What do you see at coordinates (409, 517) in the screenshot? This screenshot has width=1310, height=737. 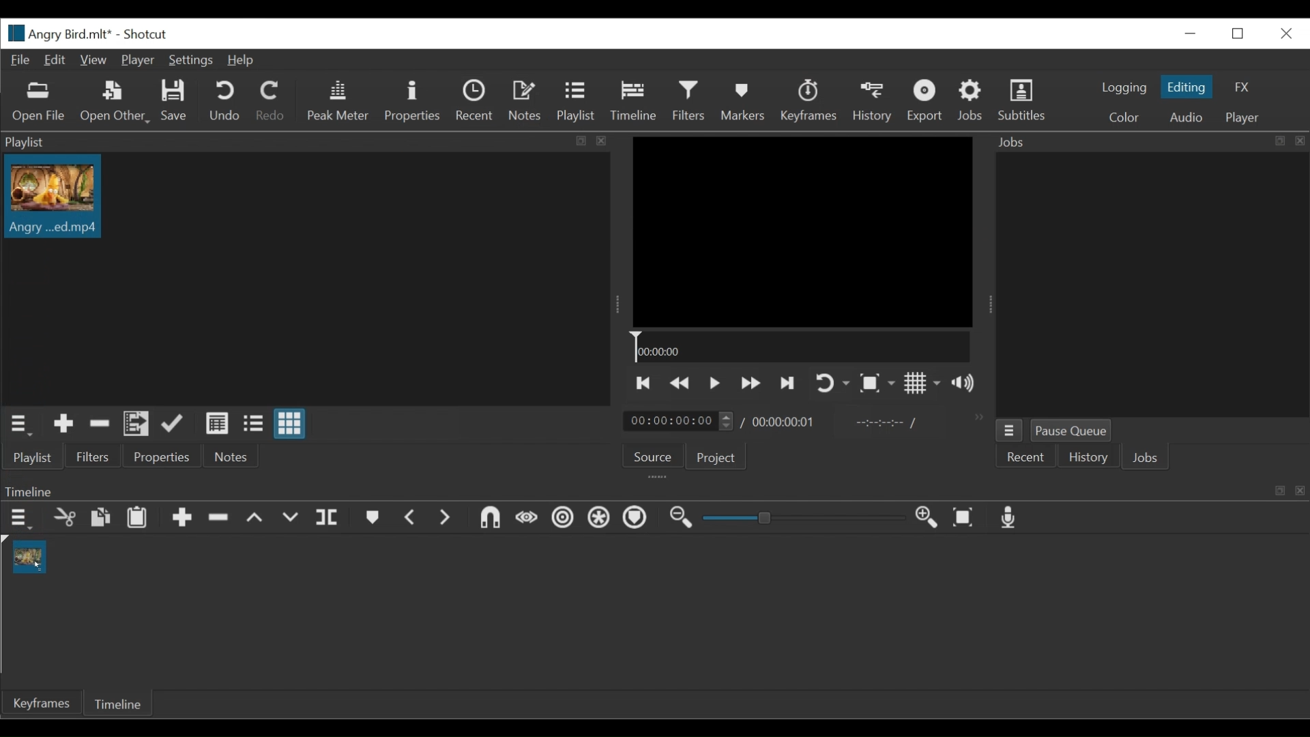 I see `previous` at bounding box center [409, 517].